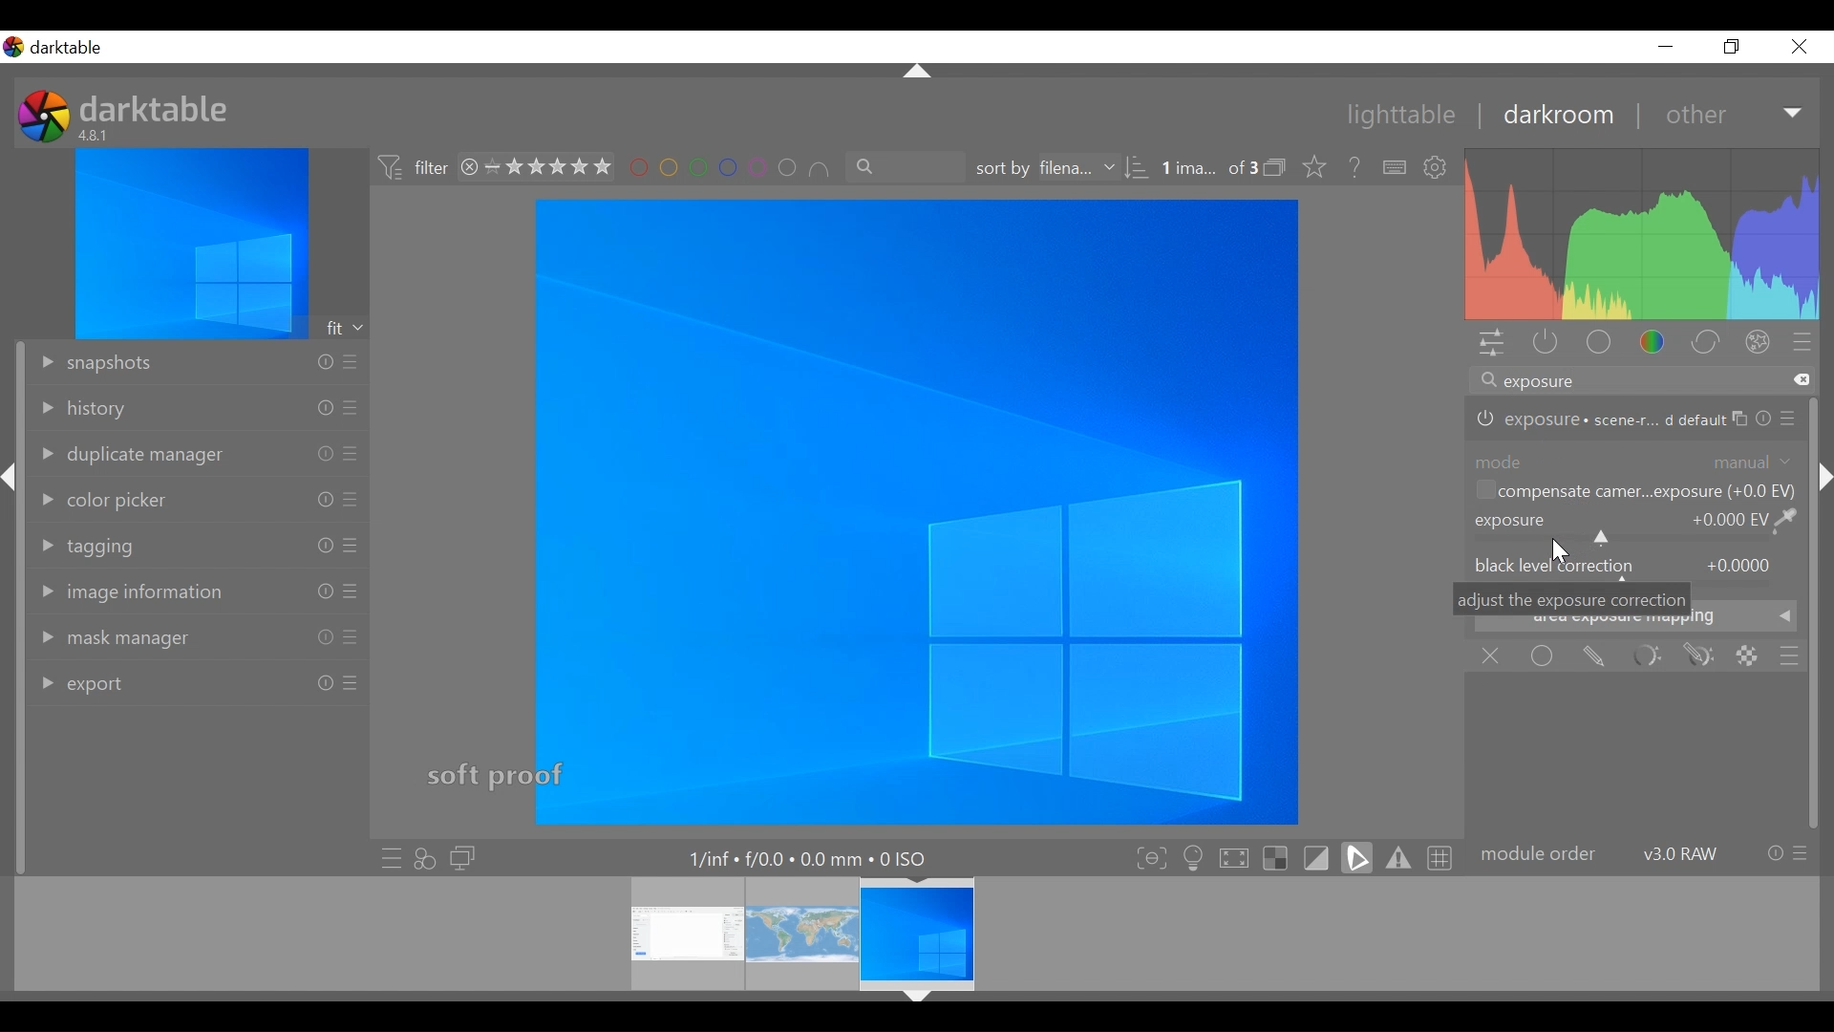 This screenshot has height=1032, width=1834. Describe the element at coordinates (1046, 168) in the screenshot. I see `sort by` at that location.